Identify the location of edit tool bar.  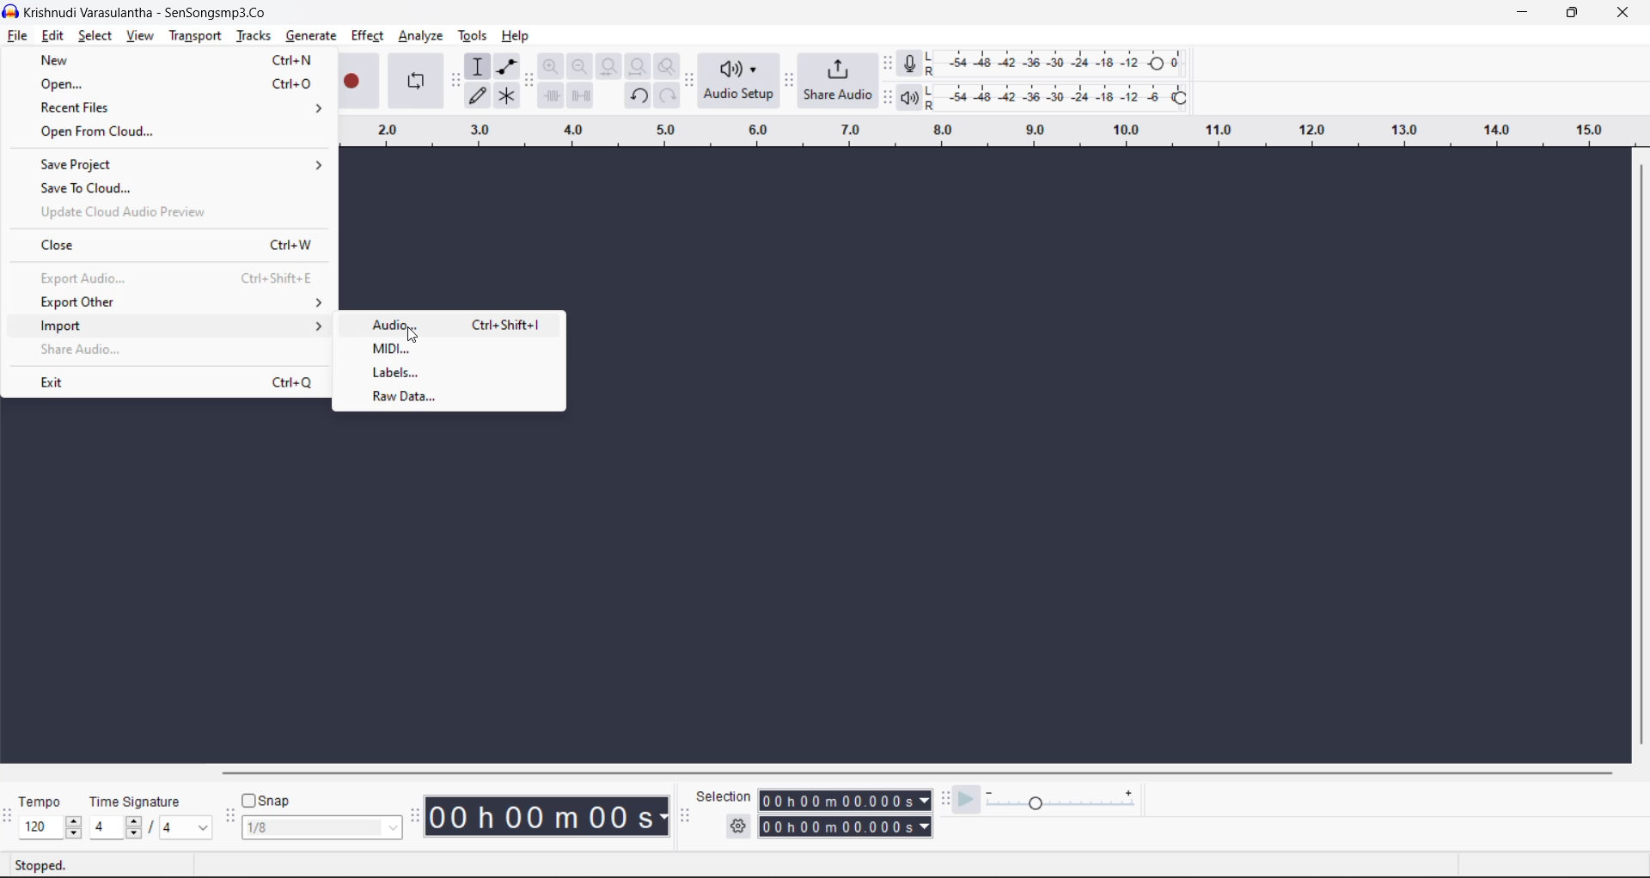
(527, 81).